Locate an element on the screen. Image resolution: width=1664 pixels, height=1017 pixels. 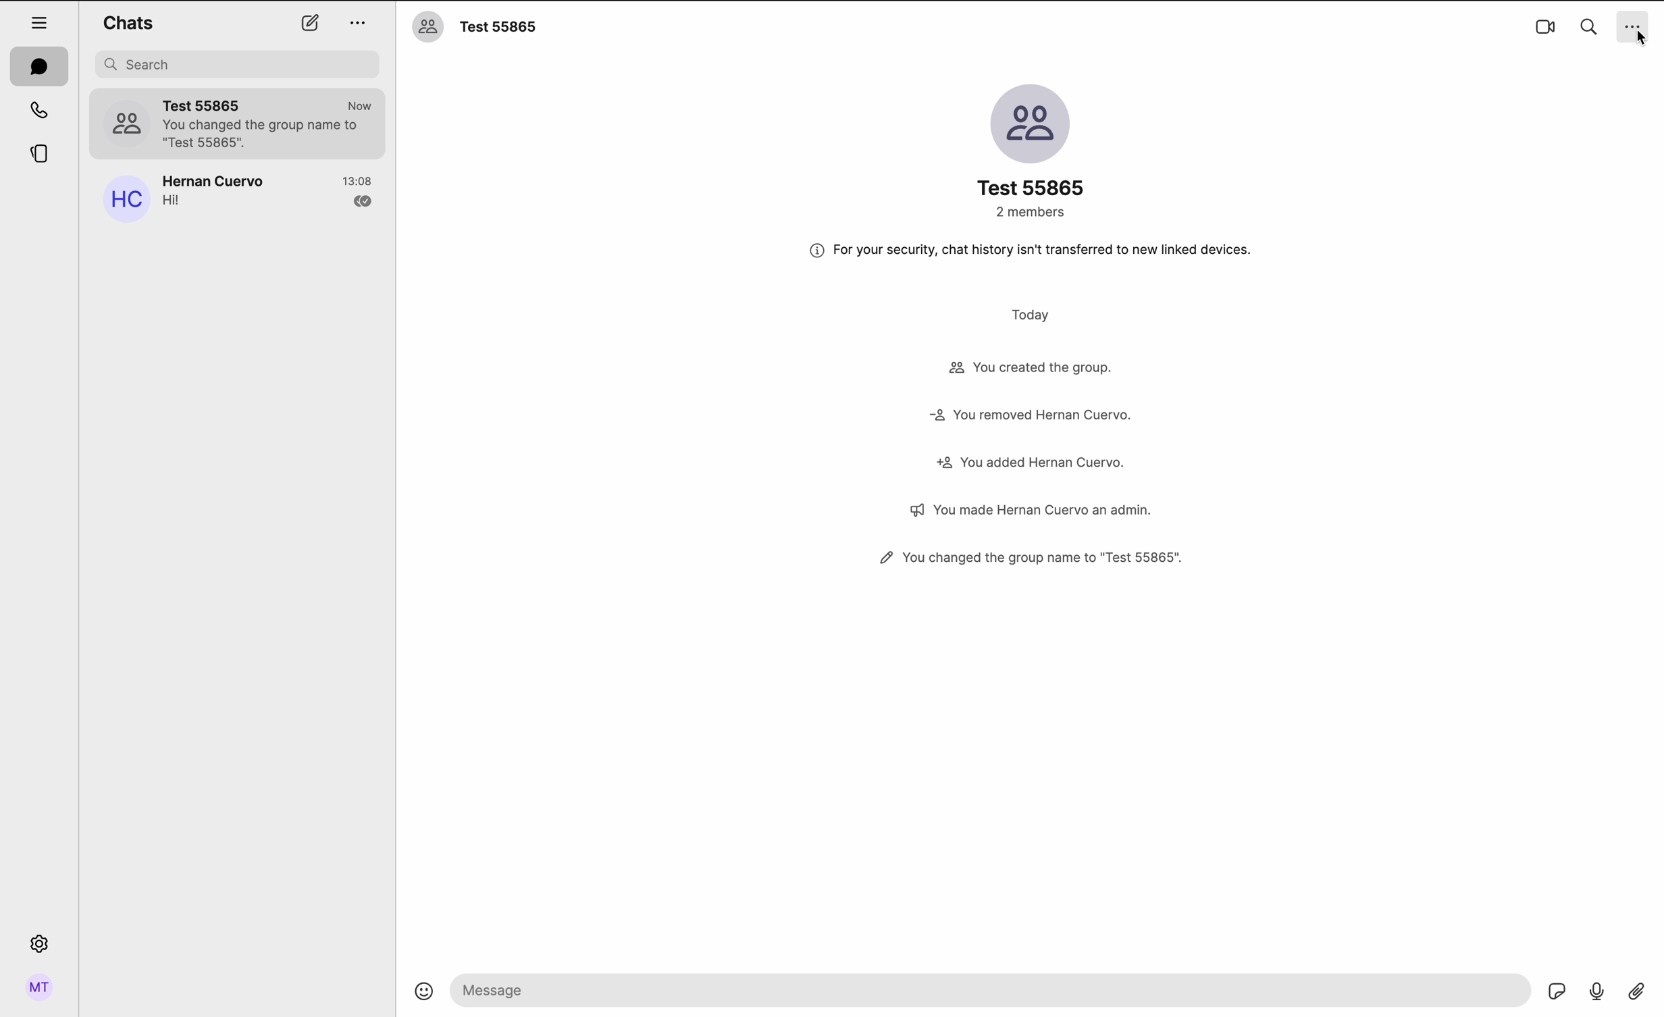
voice record is located at coordinates (1598, 994).